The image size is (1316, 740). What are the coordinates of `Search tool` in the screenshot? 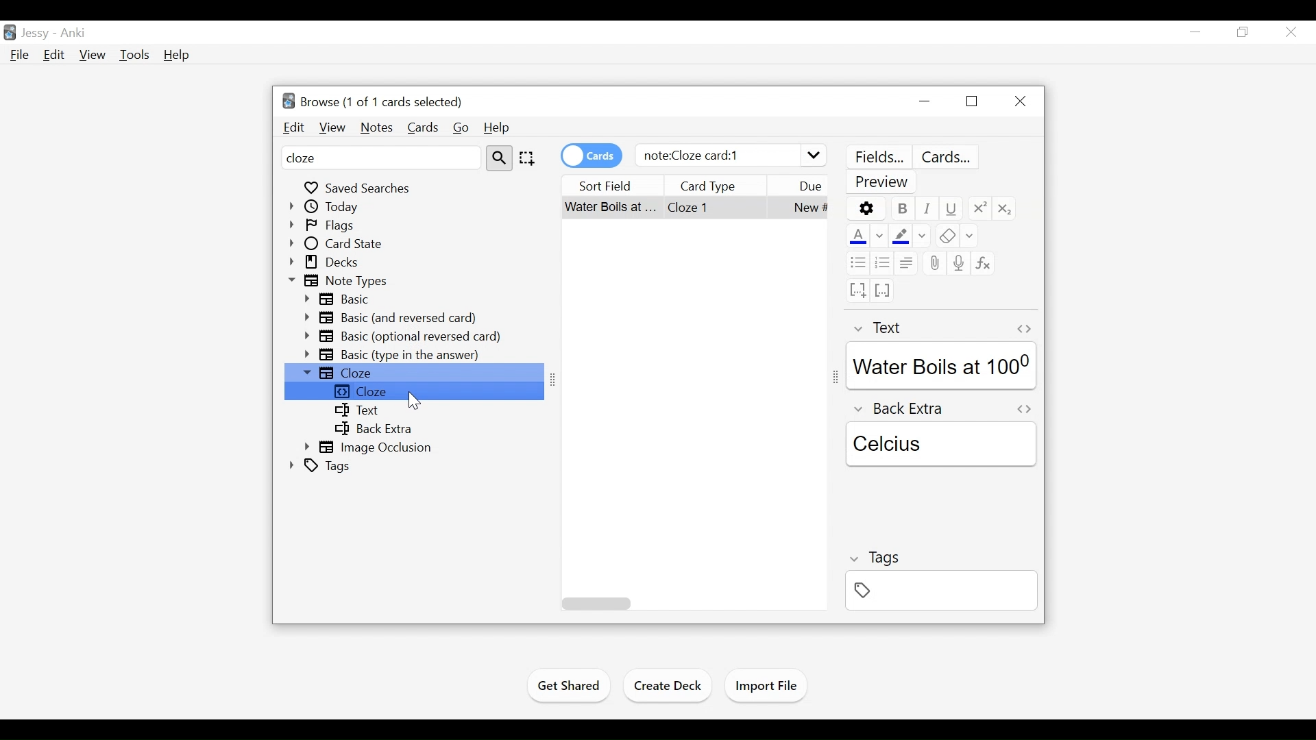 It's located at (501, 158).